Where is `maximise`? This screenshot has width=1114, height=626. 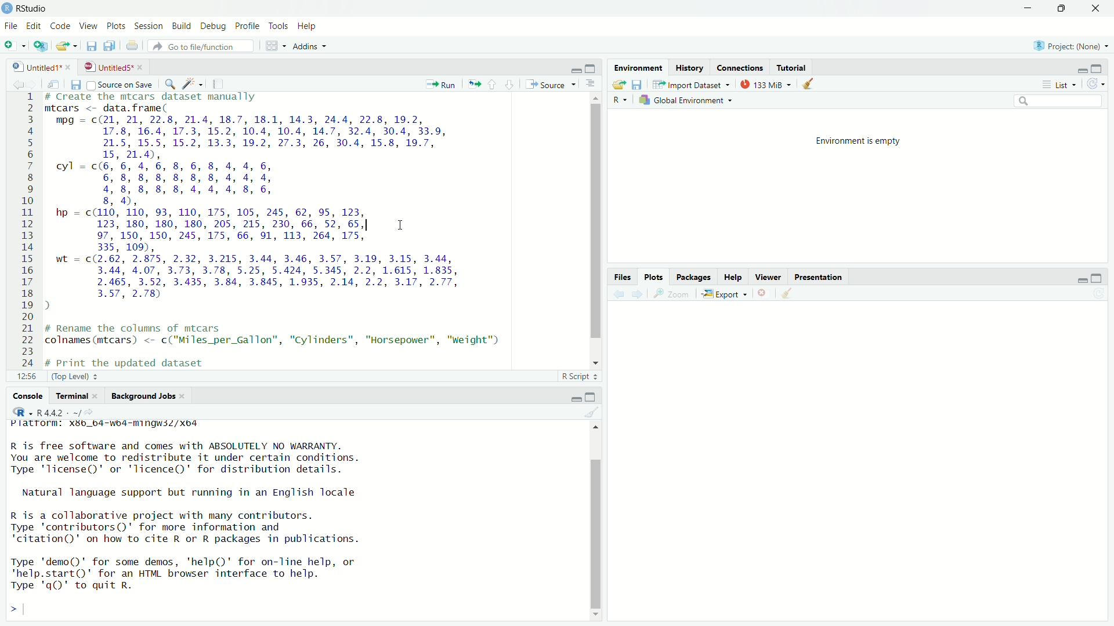 maximise is located at coordinates (1063, 9).